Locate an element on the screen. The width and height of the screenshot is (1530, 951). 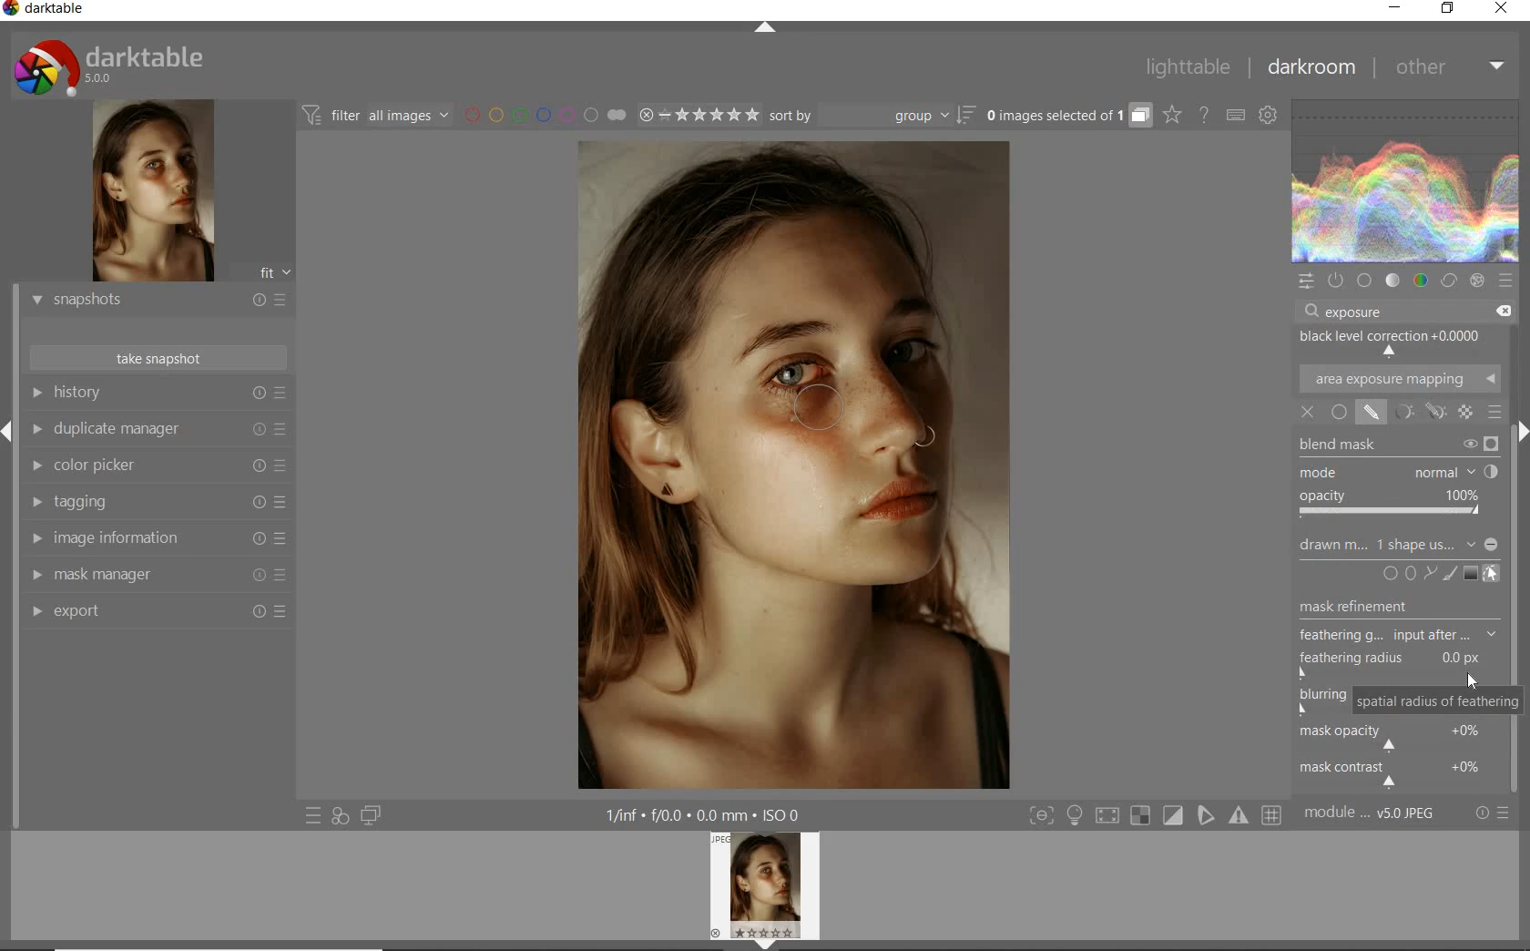
blurring is located at coordinates (1321, 696).